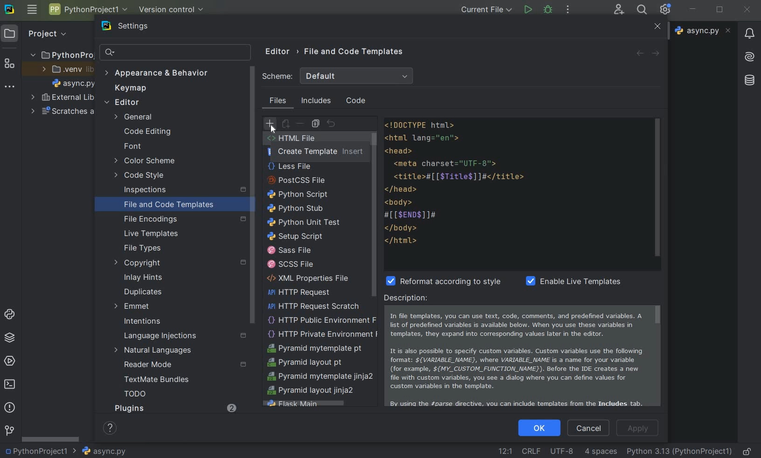 This screenshot has width=761, height=458. I want to click on show help contents, so click(112, 430).